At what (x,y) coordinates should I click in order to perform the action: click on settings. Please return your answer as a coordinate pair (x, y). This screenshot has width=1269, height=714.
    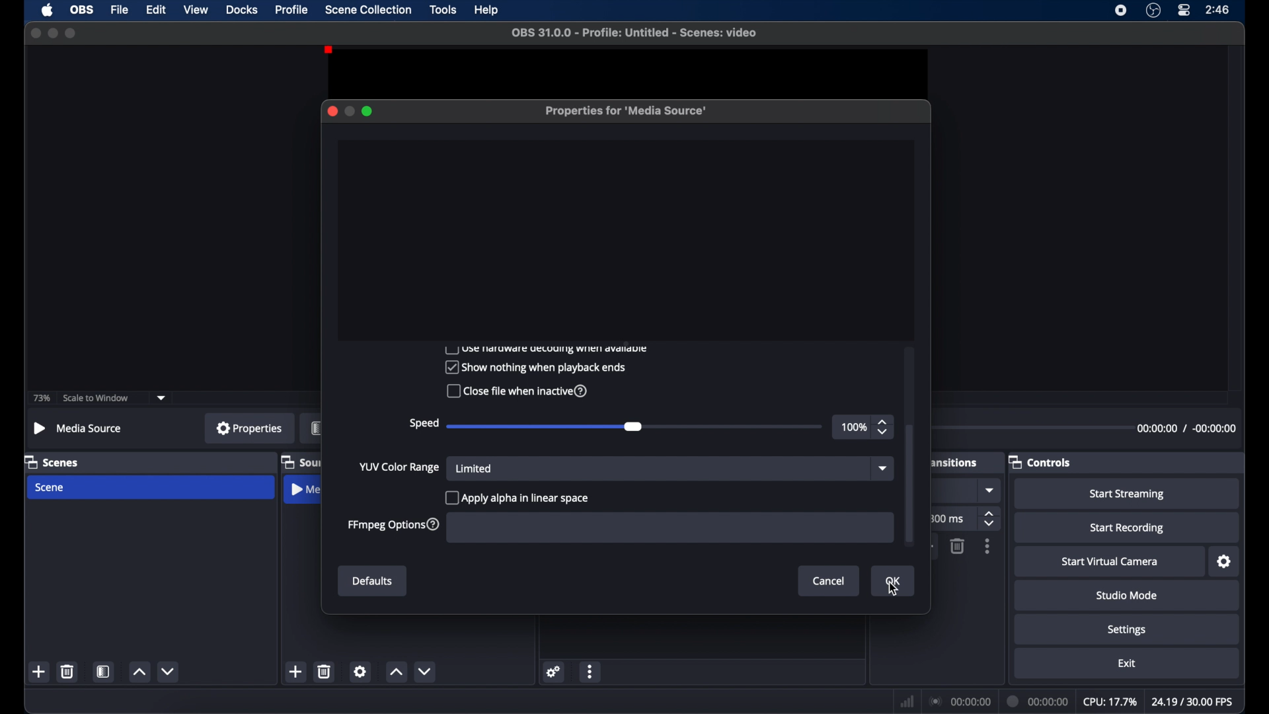
    Looking at the image, I should click on (1225, 562).